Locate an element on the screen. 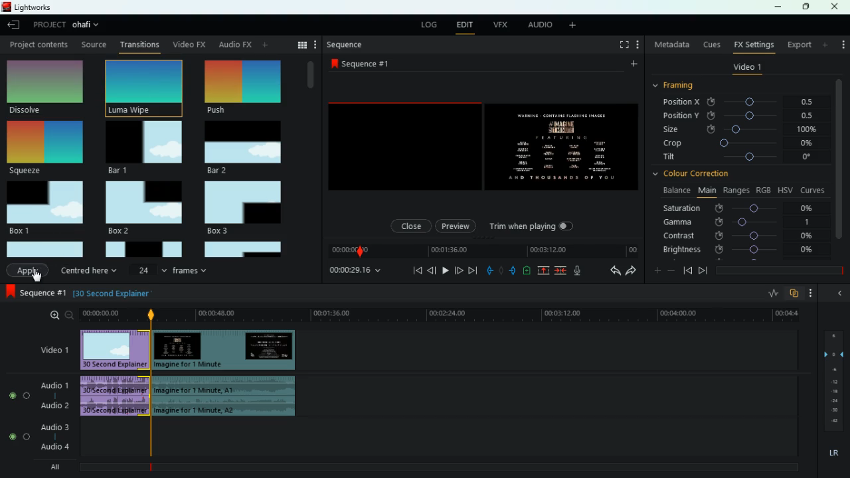  video is located at coordinates (114, 349).